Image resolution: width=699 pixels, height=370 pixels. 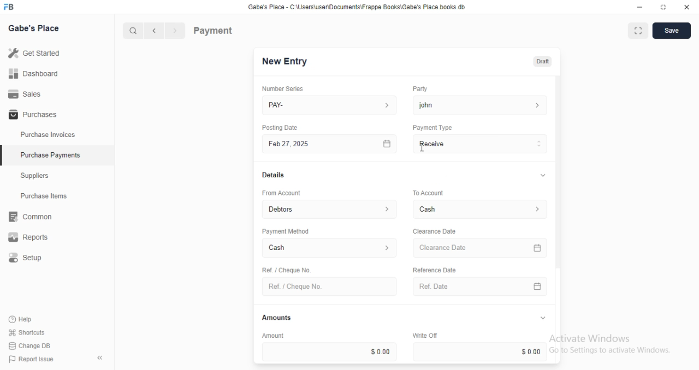 I want to click on close, so click(x=687, y=7).